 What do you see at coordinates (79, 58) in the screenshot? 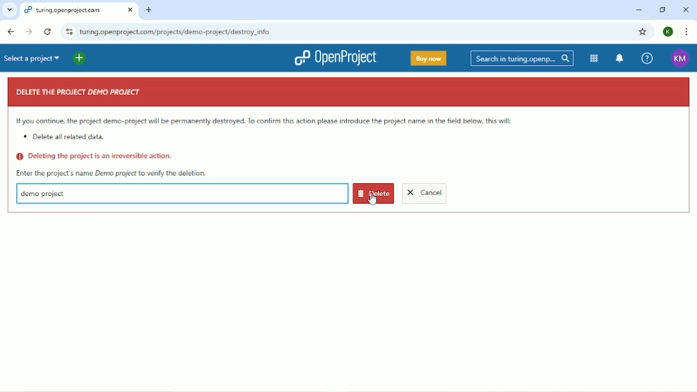
I see `Add new project` at bounding box center [79, 58].